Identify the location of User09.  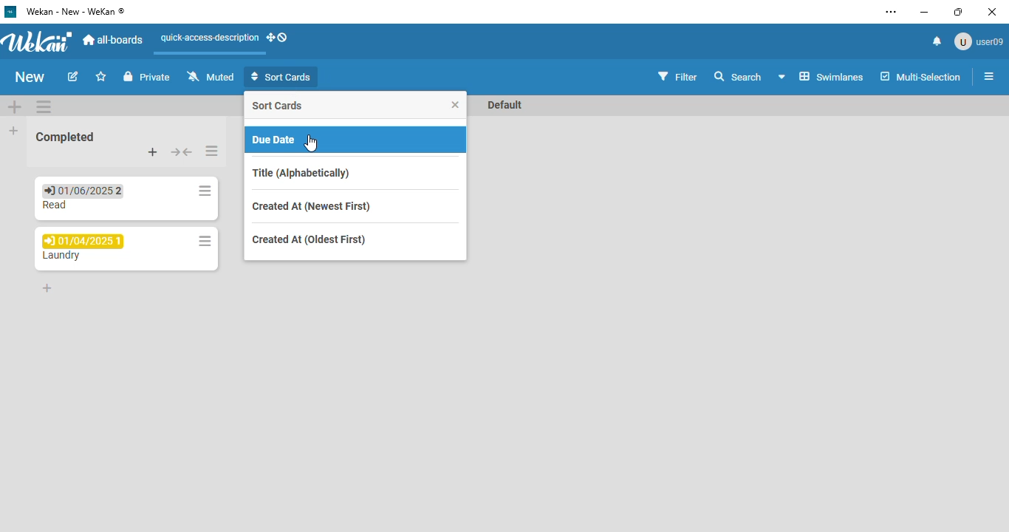
(978, 41).